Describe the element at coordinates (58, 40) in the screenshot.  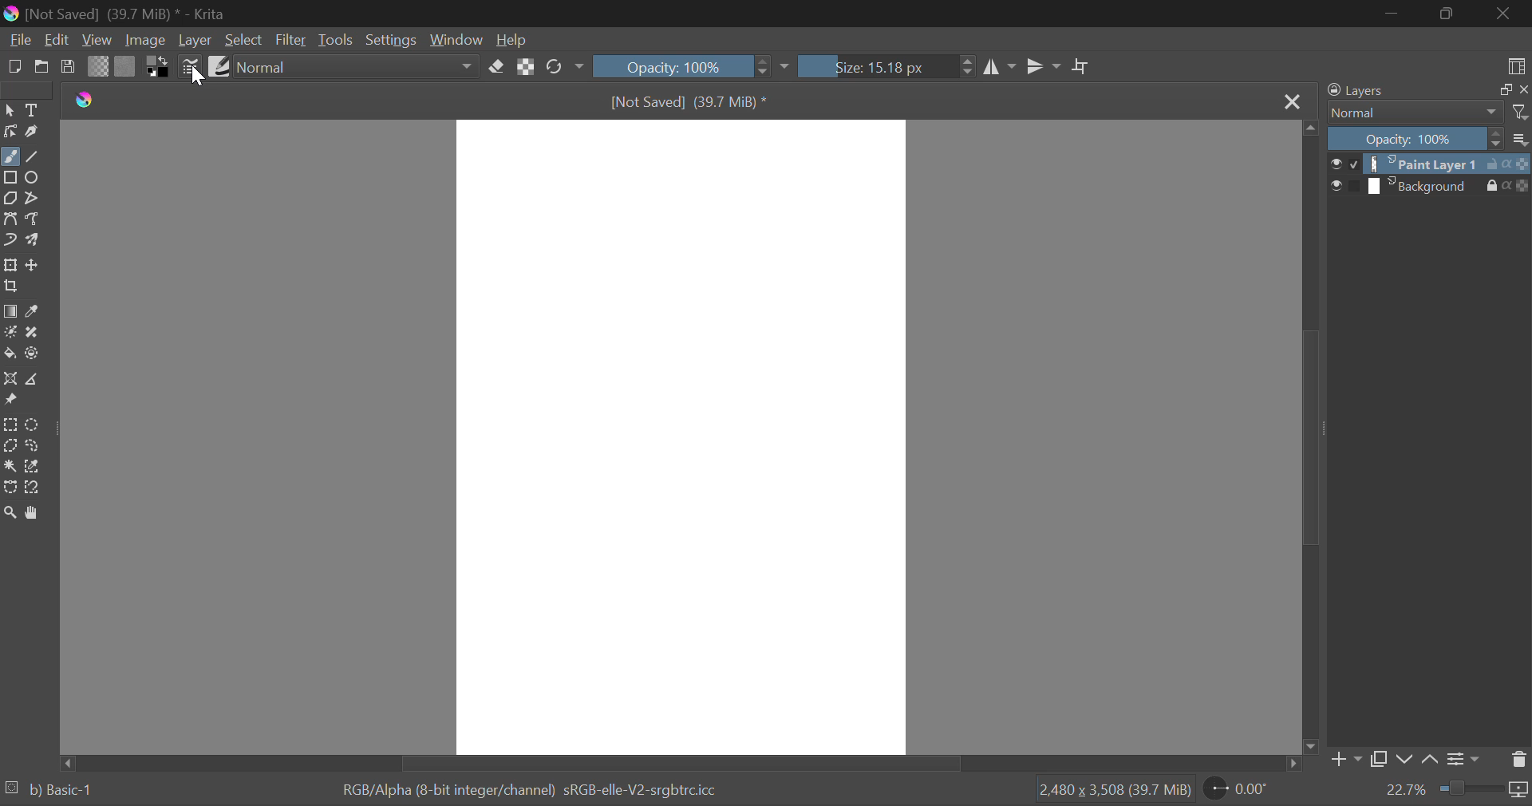
I see `Edit` at that location.